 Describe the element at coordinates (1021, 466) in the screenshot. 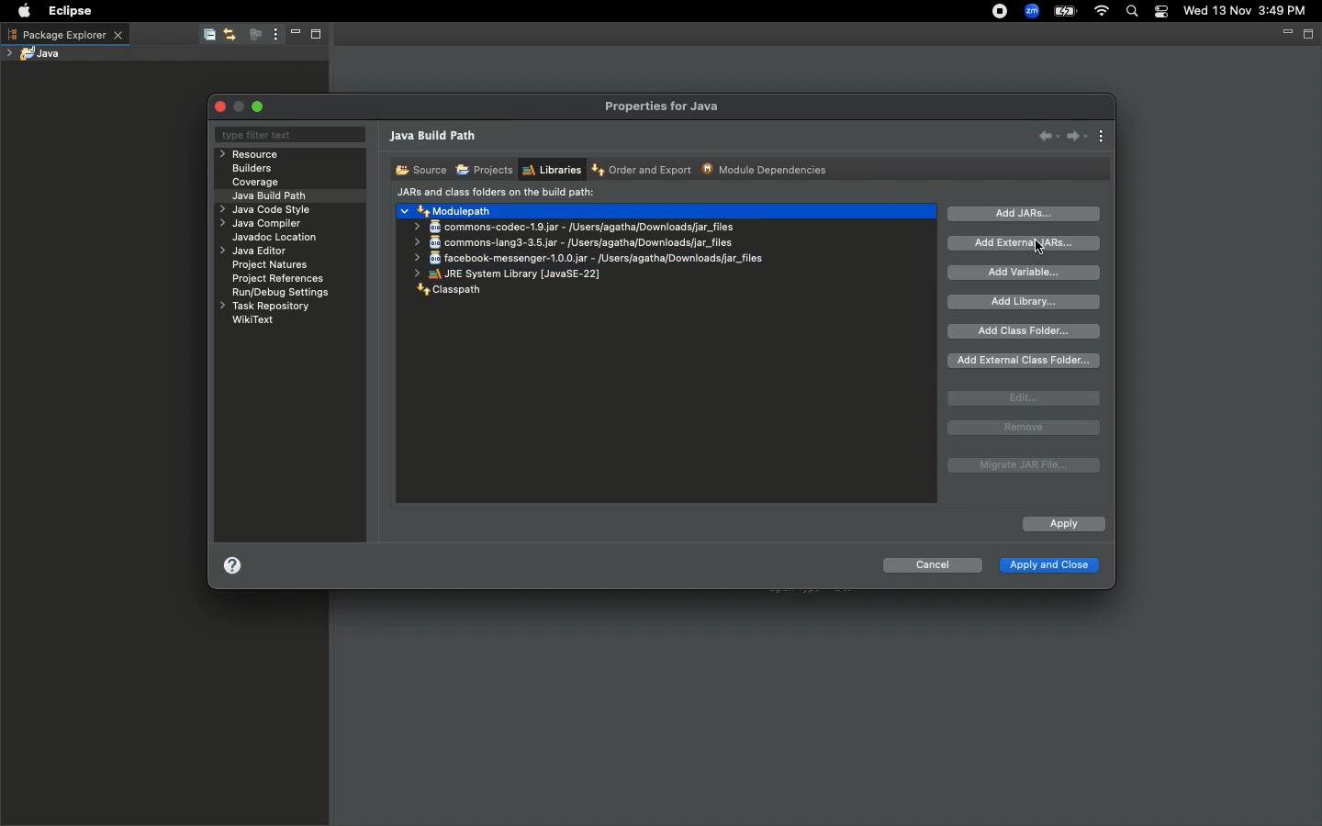

I see `Migrate JAR file` at that location.